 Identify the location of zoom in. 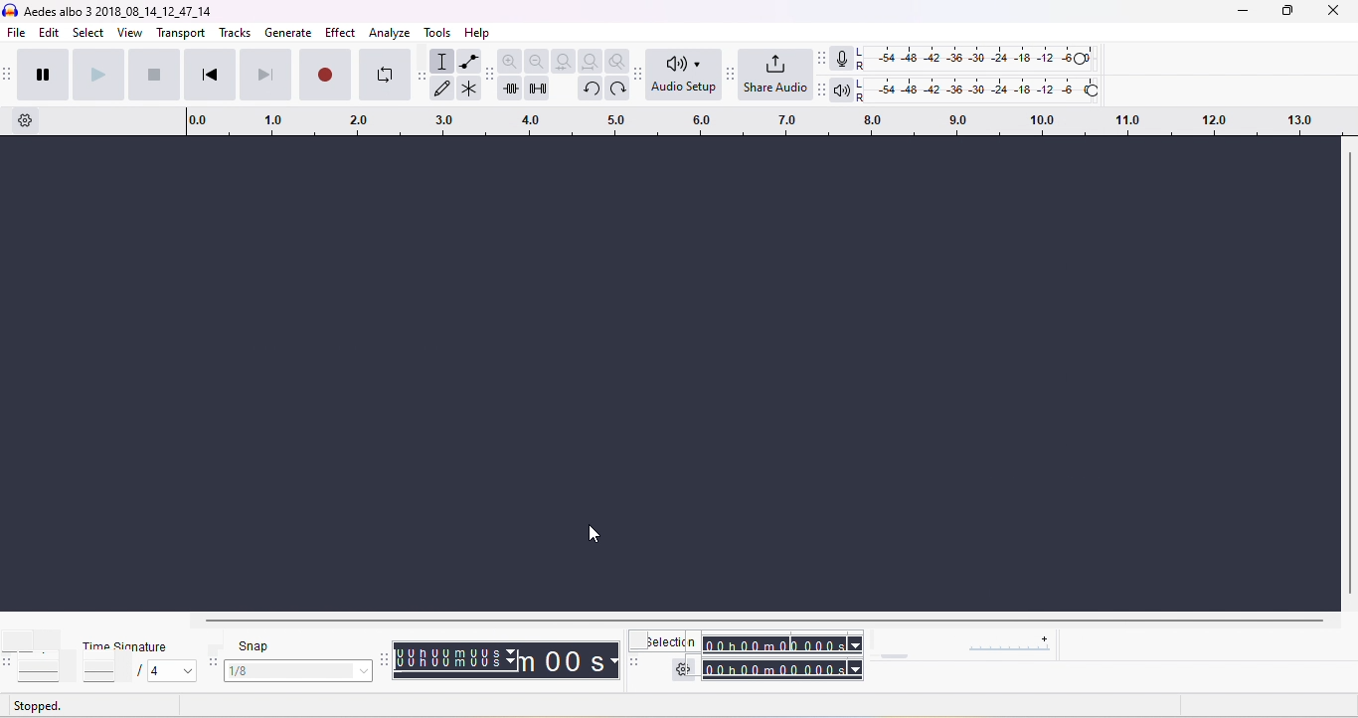
(510, 61).